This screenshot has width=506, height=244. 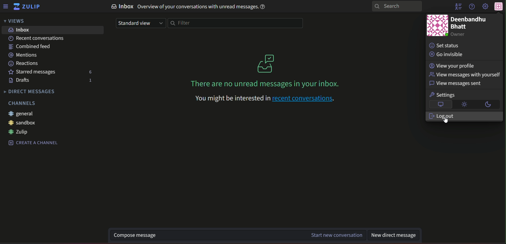 I want to click on text, so click(x=464, y=117).